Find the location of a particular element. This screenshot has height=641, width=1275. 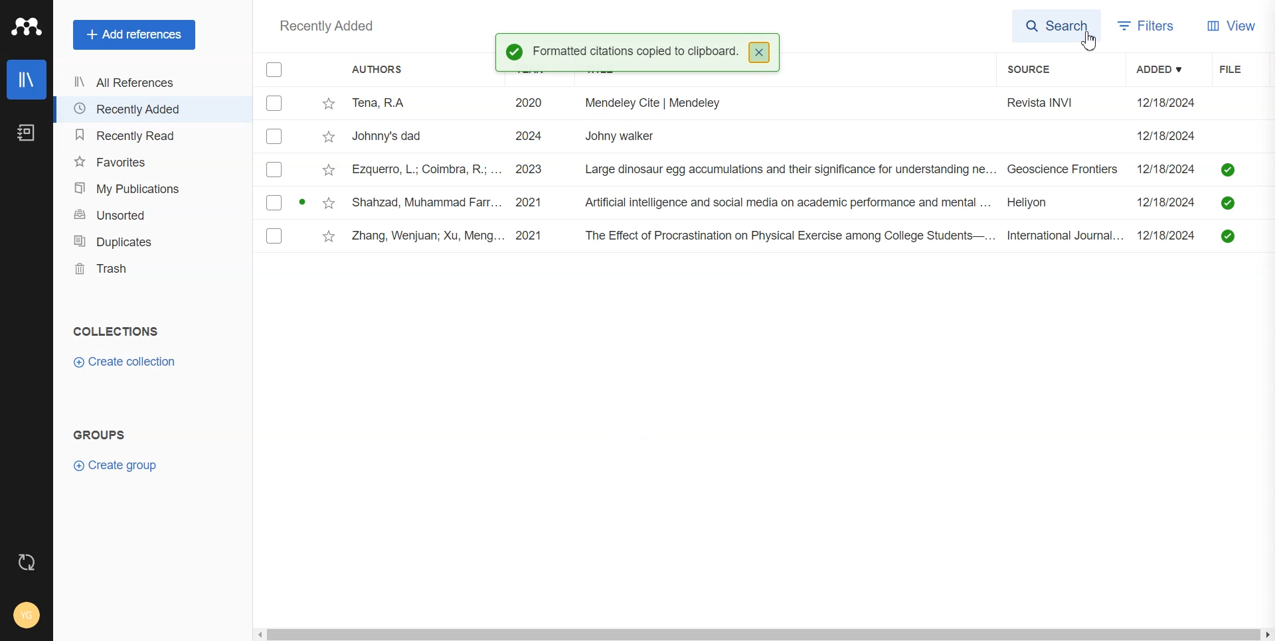

Star is located at coordinates (329, 169).